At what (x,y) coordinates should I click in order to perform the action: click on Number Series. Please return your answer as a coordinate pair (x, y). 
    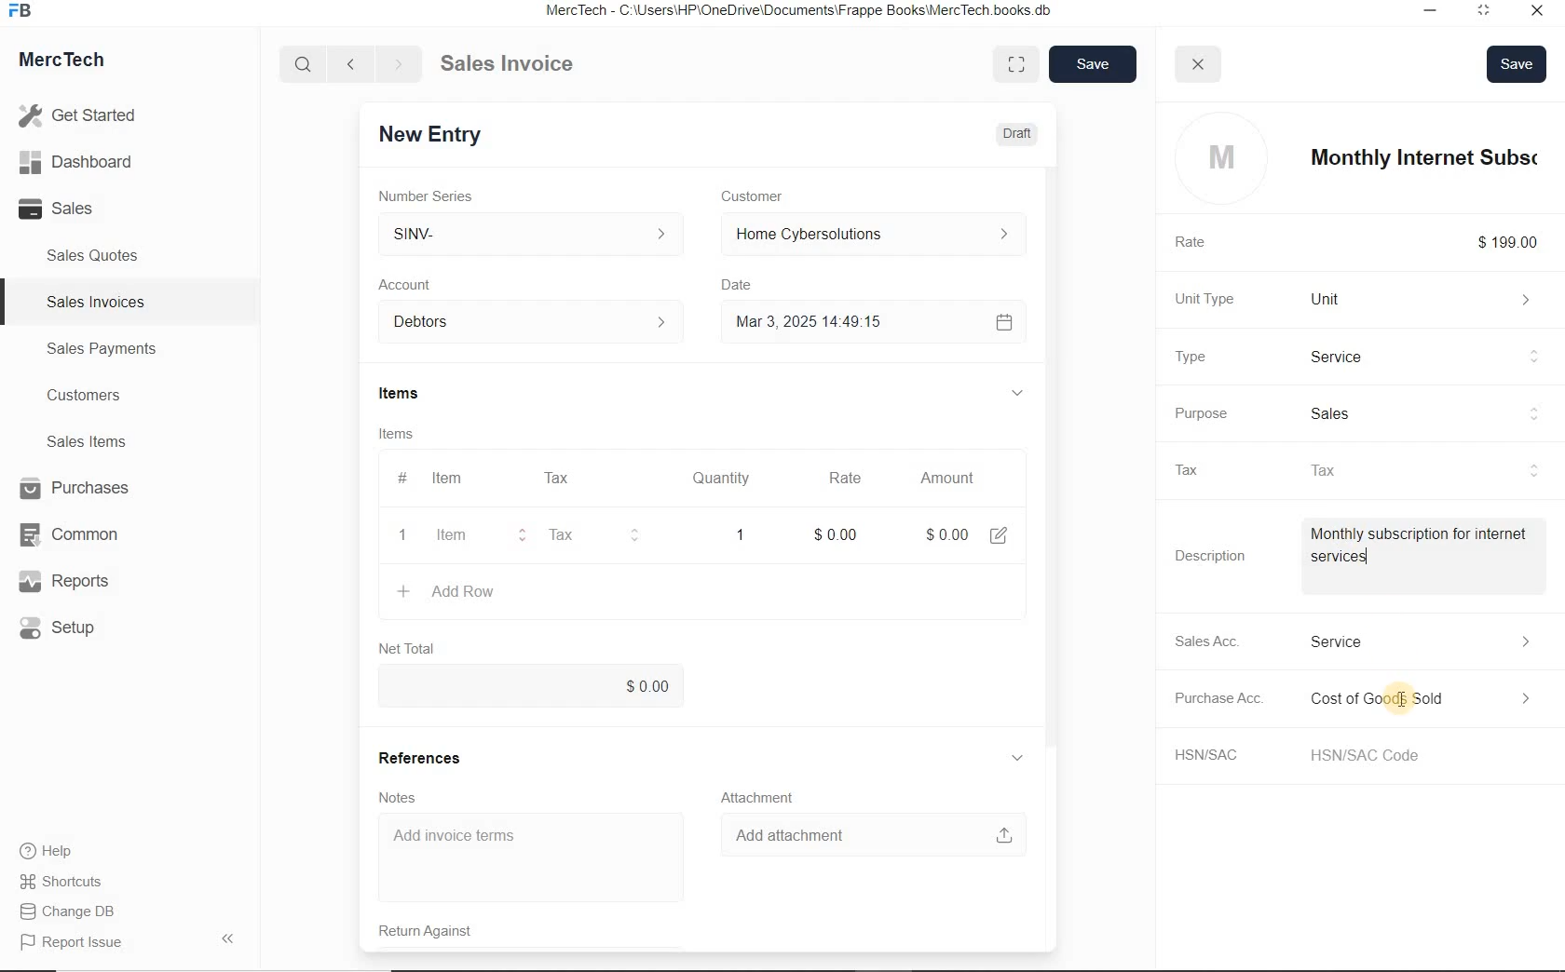
    Looking at the image, I should click on (437, 194).